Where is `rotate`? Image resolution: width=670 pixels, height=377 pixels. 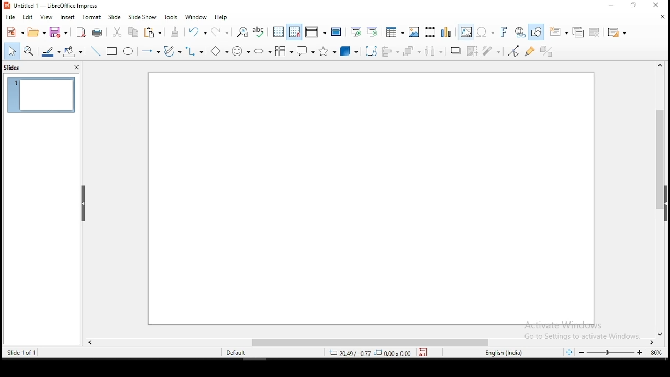 rotate is located at coordinates (373, 52).